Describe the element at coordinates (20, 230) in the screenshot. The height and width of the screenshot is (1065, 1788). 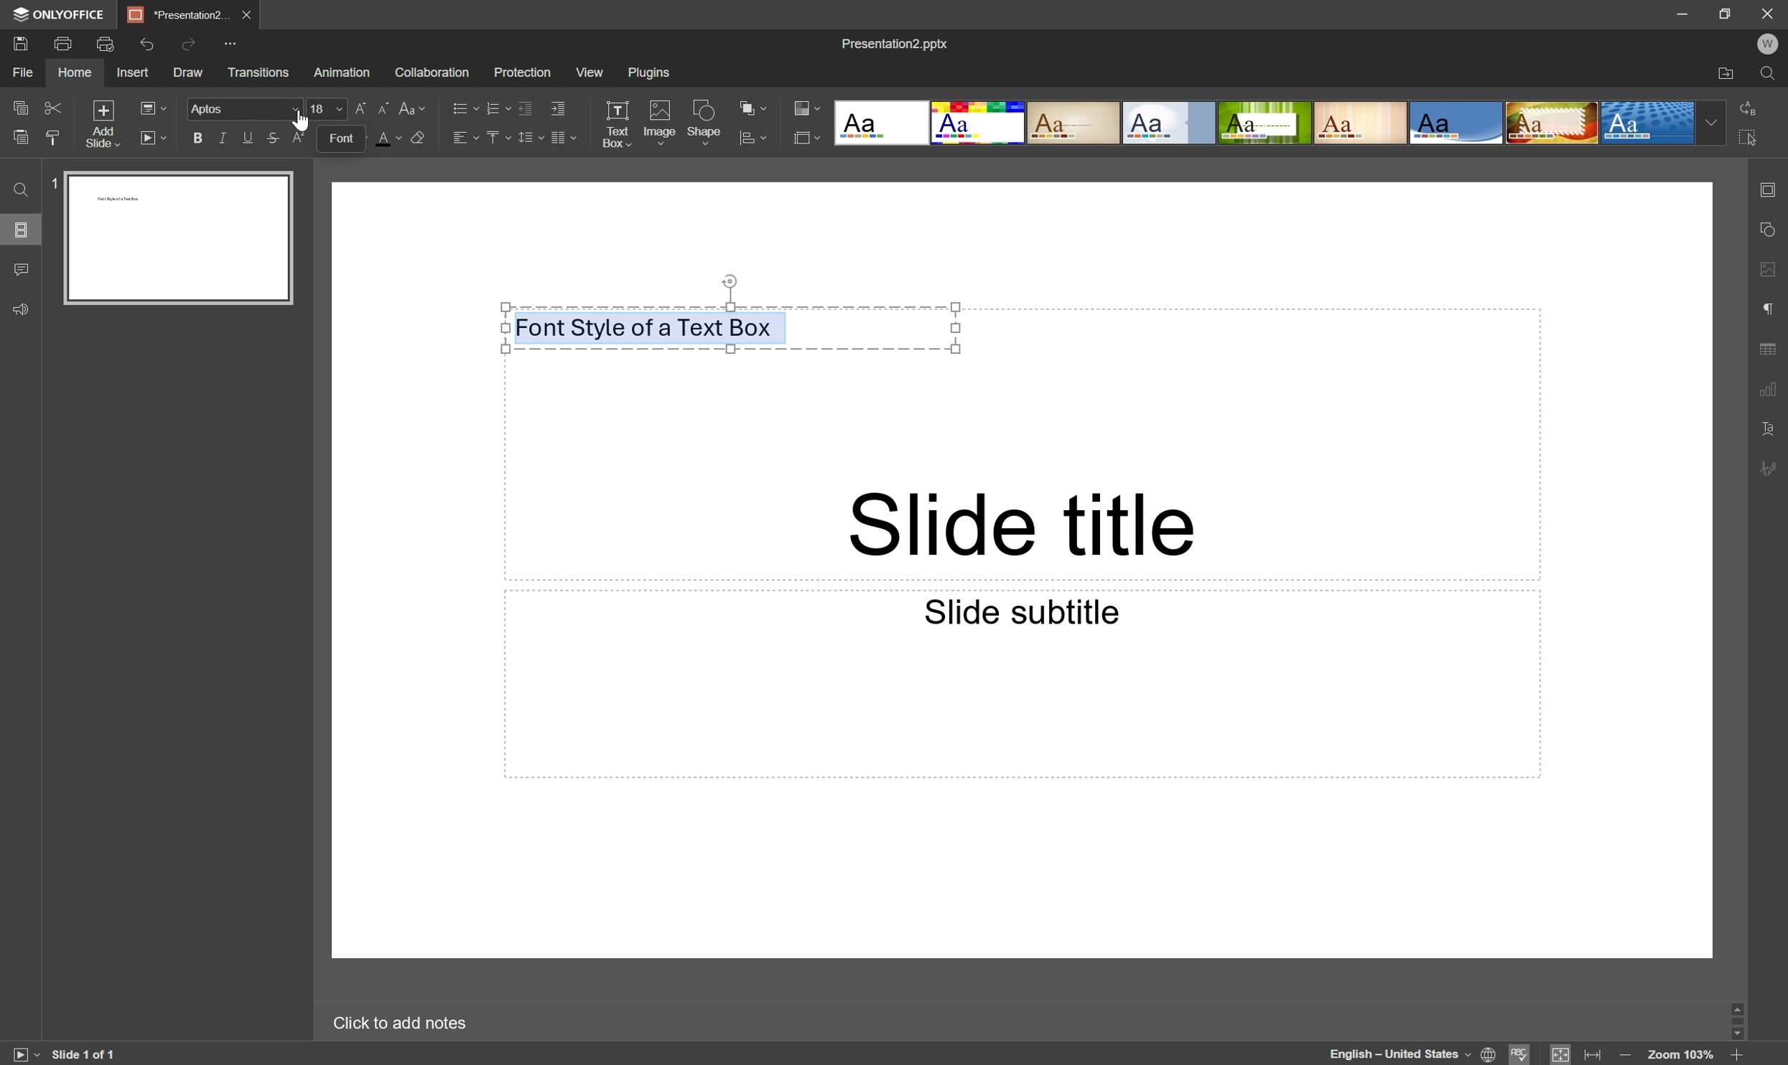
I see `Slides` at that location.